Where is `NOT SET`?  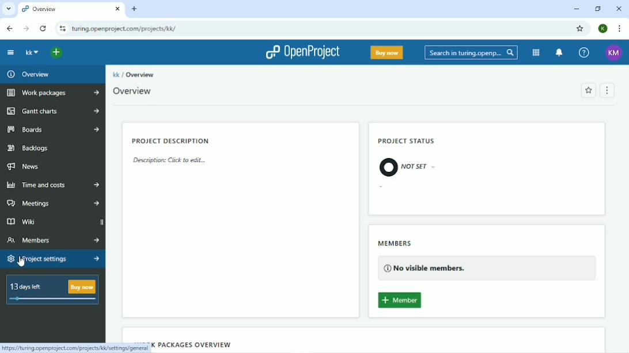 NOT SET is located at coordinates (407, 167).